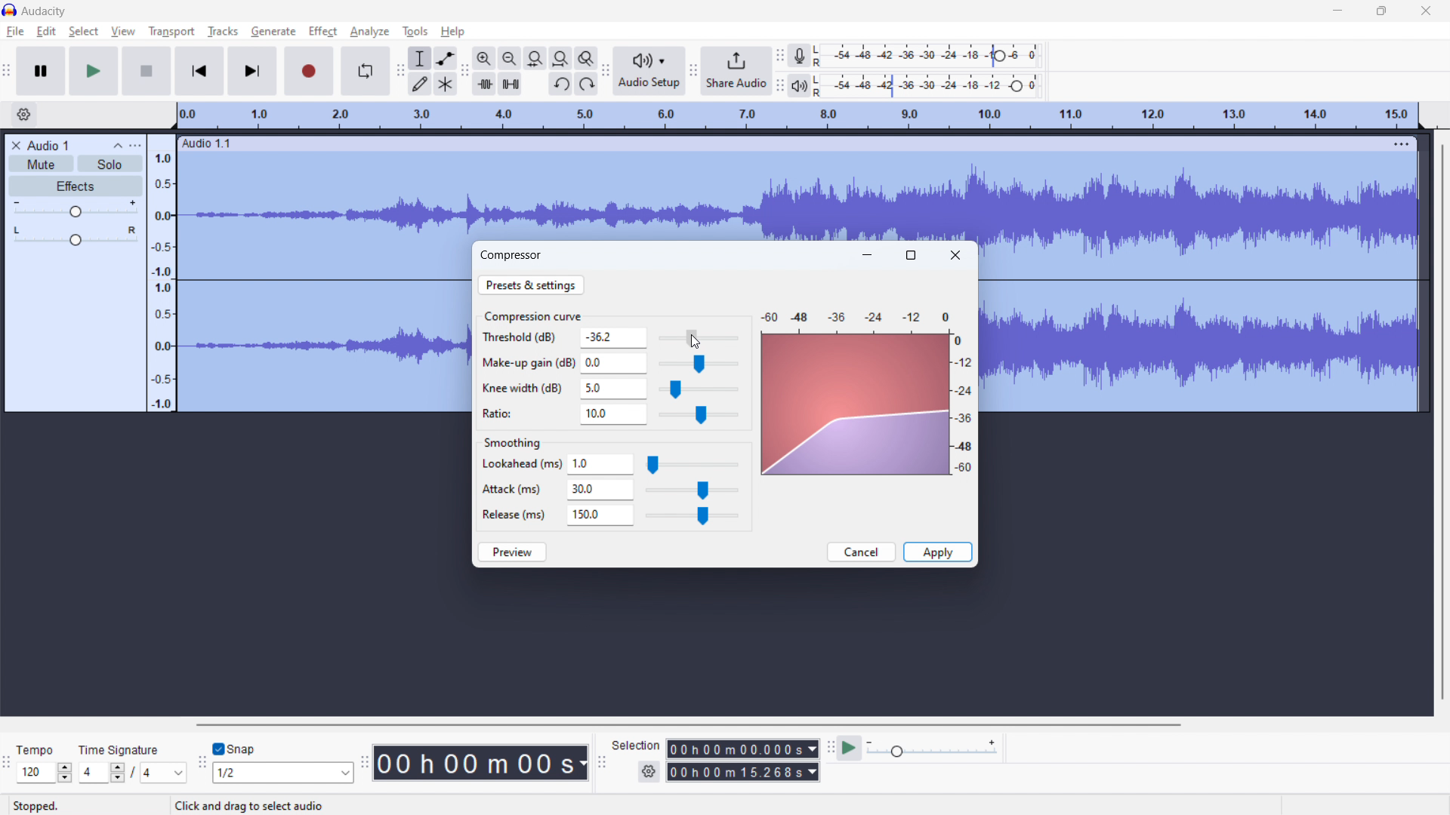  I want to click on record level, so click(939, 56).